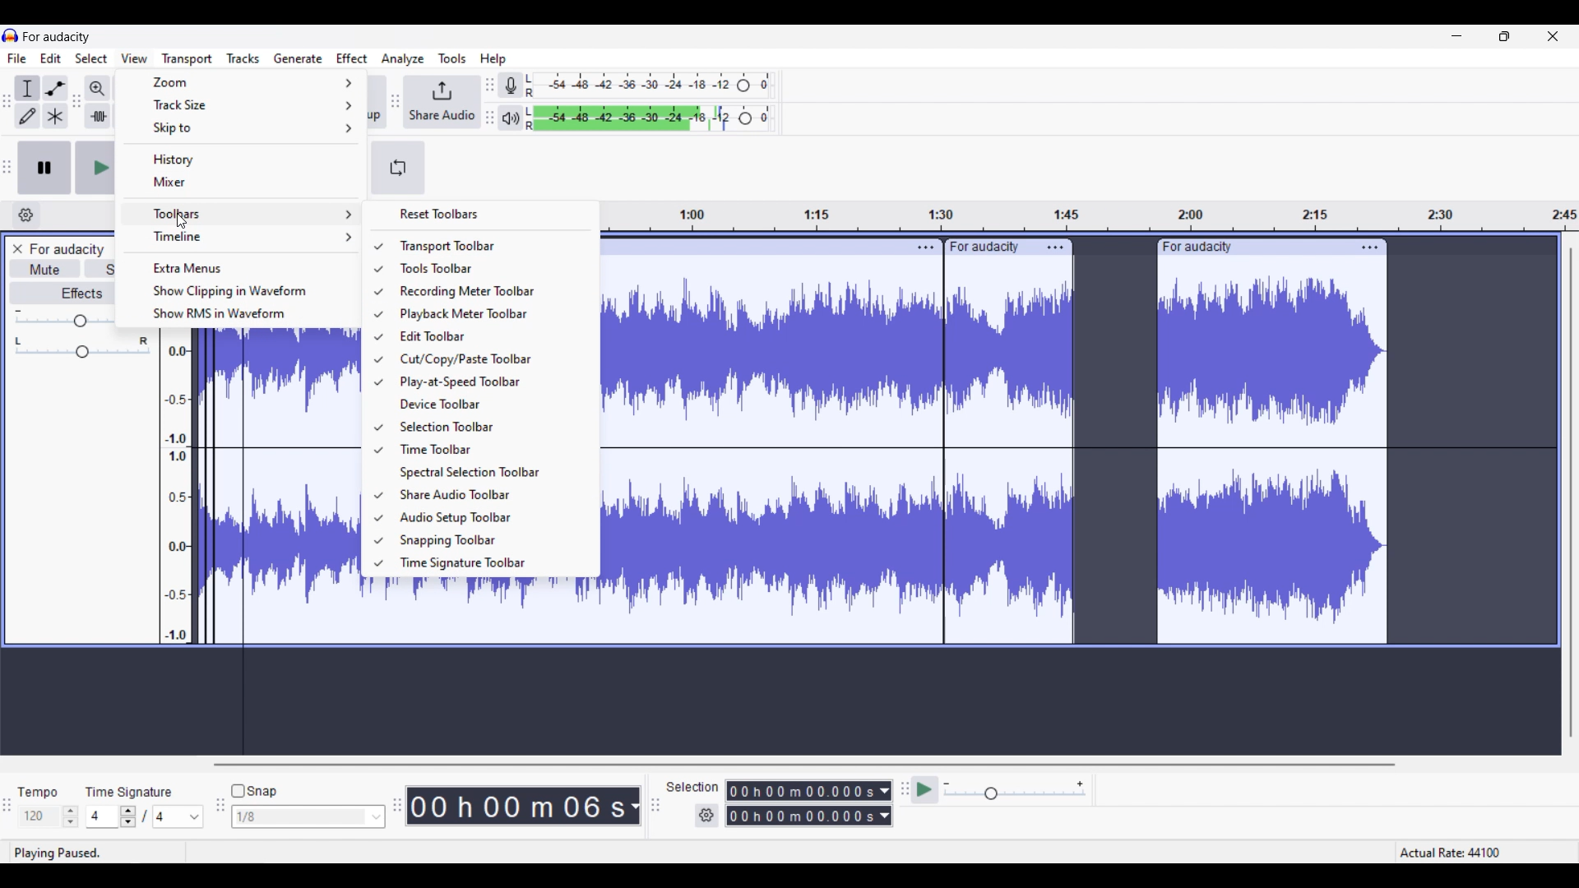 The width and height of the screenshot is (1579, 888). What do you see at coordinates (241, 214) in the screenshot?
I see `Toolbar options` at bounding box center [241, 214].